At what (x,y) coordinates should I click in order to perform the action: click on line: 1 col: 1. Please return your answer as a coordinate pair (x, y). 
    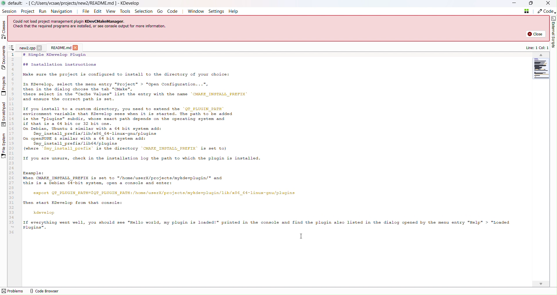
    Looking at the image, I should click on (537, 48).